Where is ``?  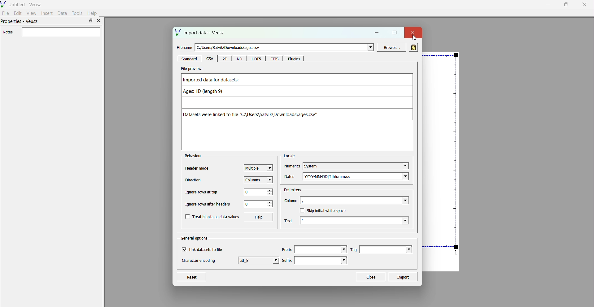
 is located at coordinates (240, 59).